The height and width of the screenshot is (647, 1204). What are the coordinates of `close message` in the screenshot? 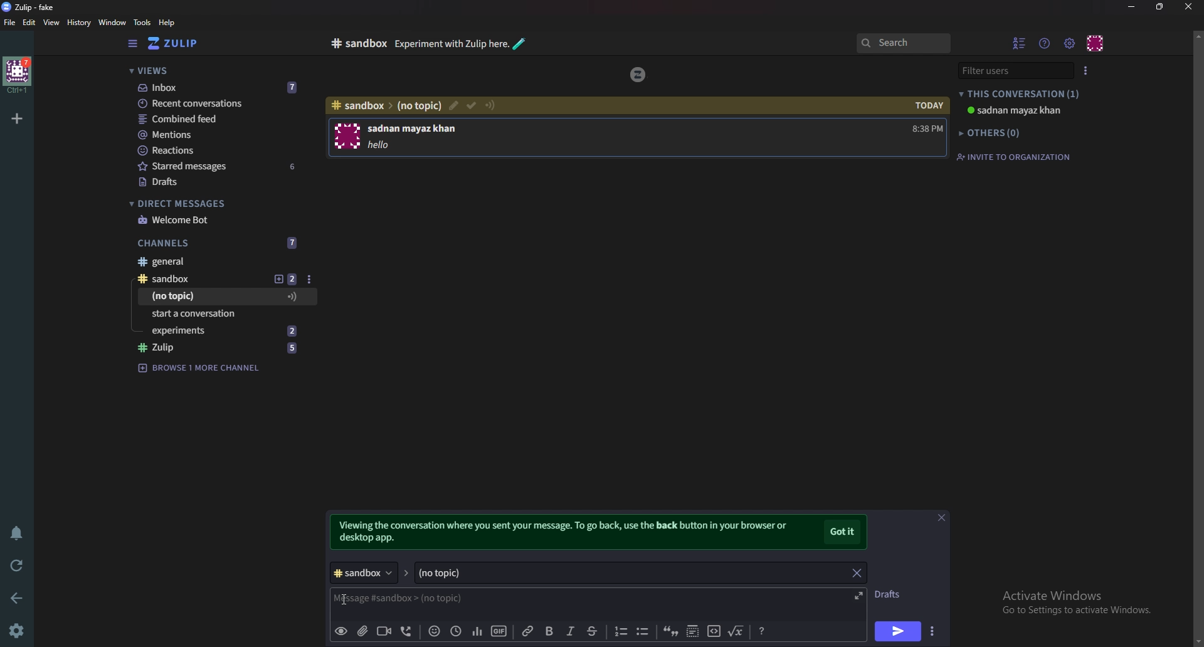 It's located at (943, 518).